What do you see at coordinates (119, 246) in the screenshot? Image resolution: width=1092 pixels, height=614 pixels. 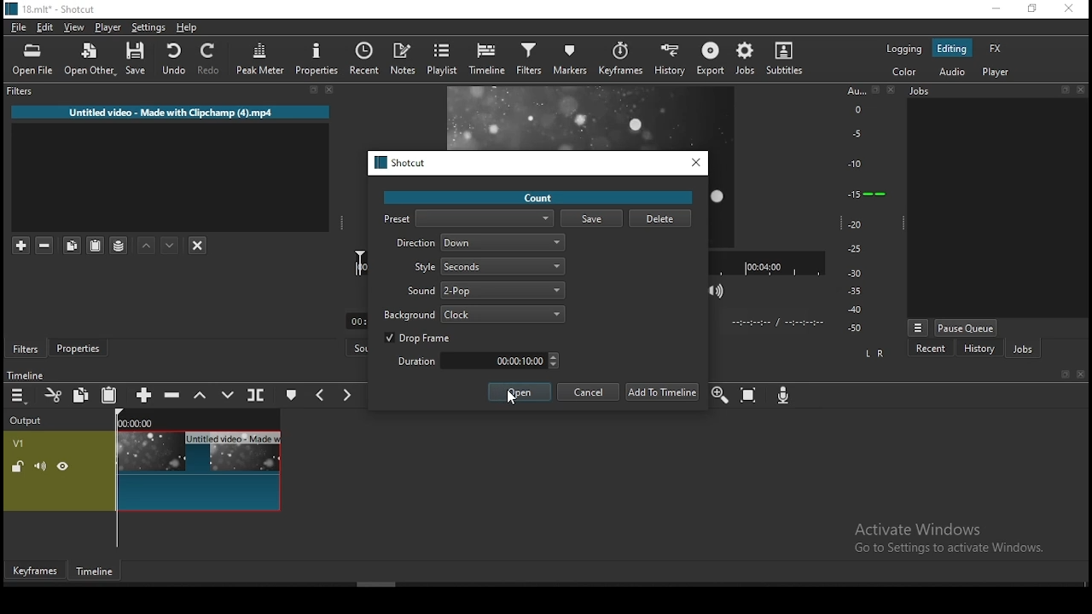 I see `save filter sets` at bounding box center [119, 246].